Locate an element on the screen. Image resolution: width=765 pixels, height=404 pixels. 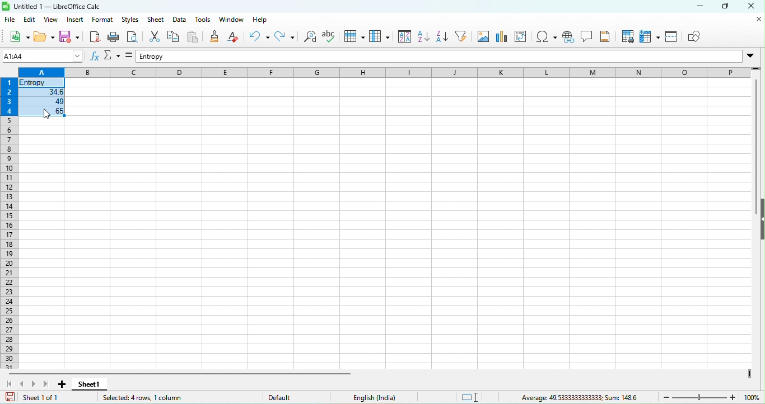
column is located at coordinates (377, 36).